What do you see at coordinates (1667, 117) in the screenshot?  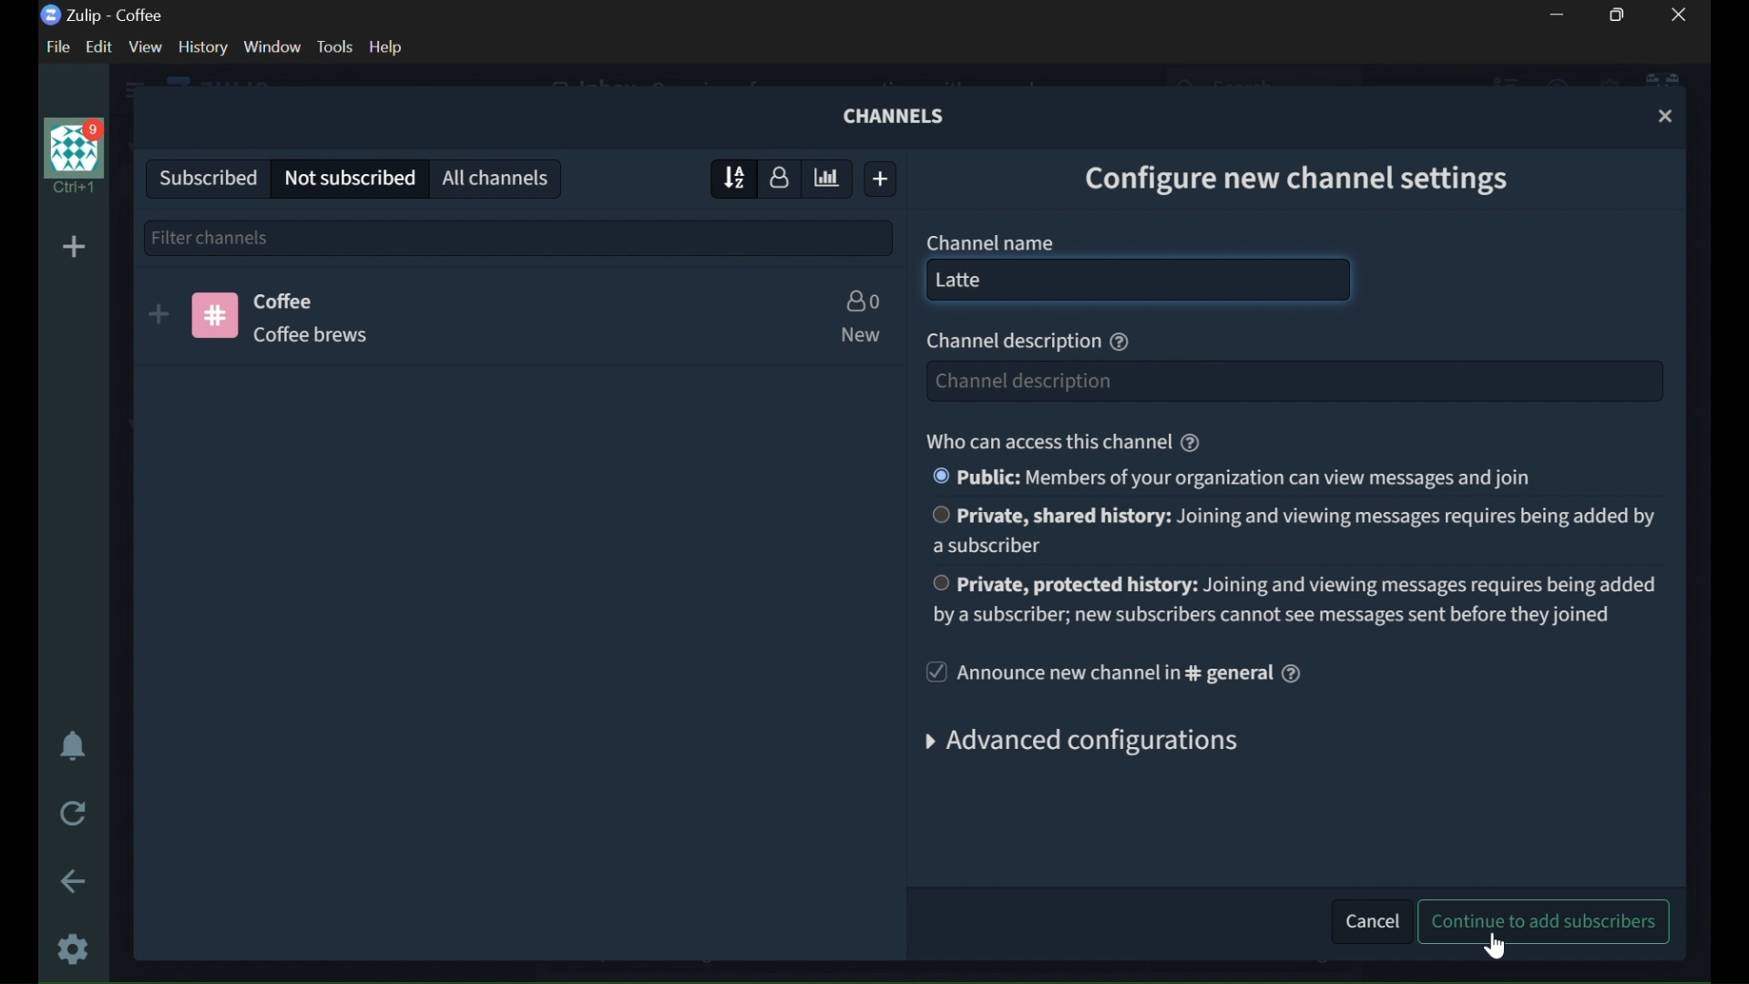 I see `CLOSE` at bounding box center [1667, 117].